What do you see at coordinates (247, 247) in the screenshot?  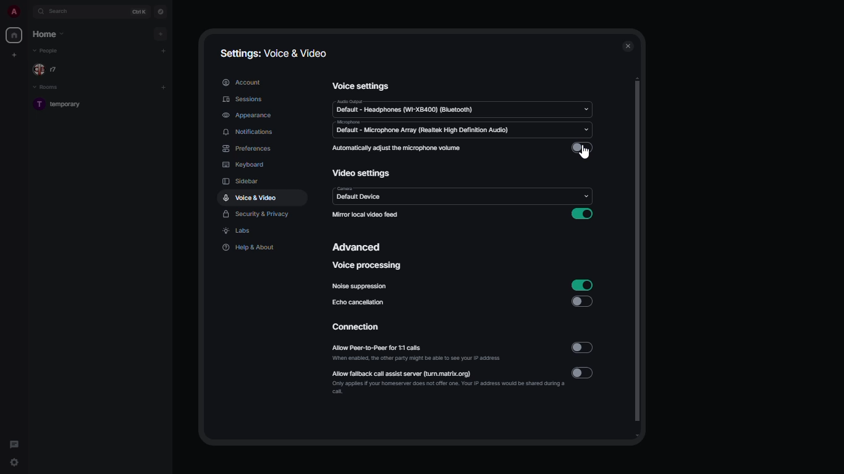 I see `help & about` at bounding box center [247, 247].